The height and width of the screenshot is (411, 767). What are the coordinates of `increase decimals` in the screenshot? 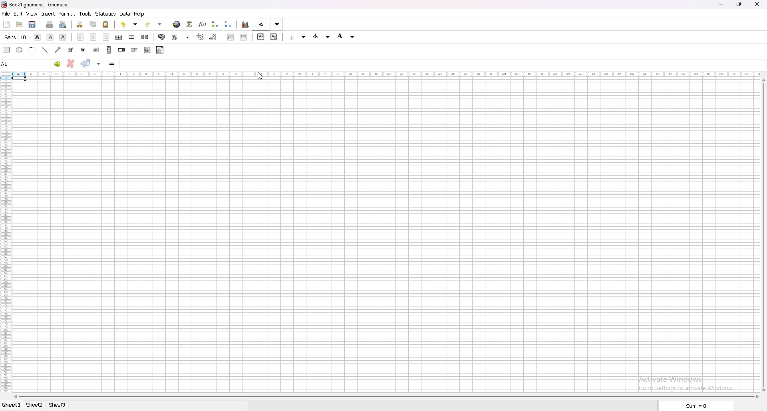 It's located at (200, 36).